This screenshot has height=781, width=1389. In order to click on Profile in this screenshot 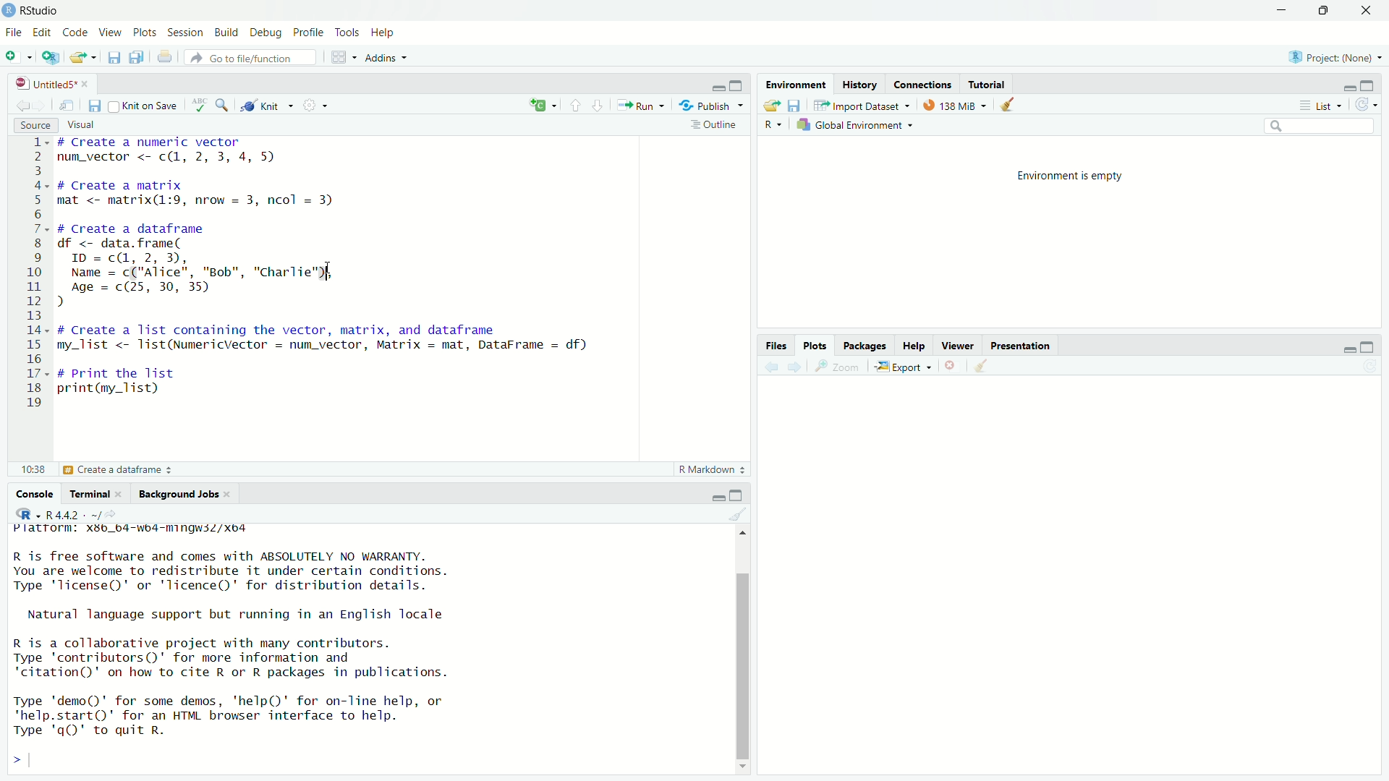, I will do `click(307, 32)`.